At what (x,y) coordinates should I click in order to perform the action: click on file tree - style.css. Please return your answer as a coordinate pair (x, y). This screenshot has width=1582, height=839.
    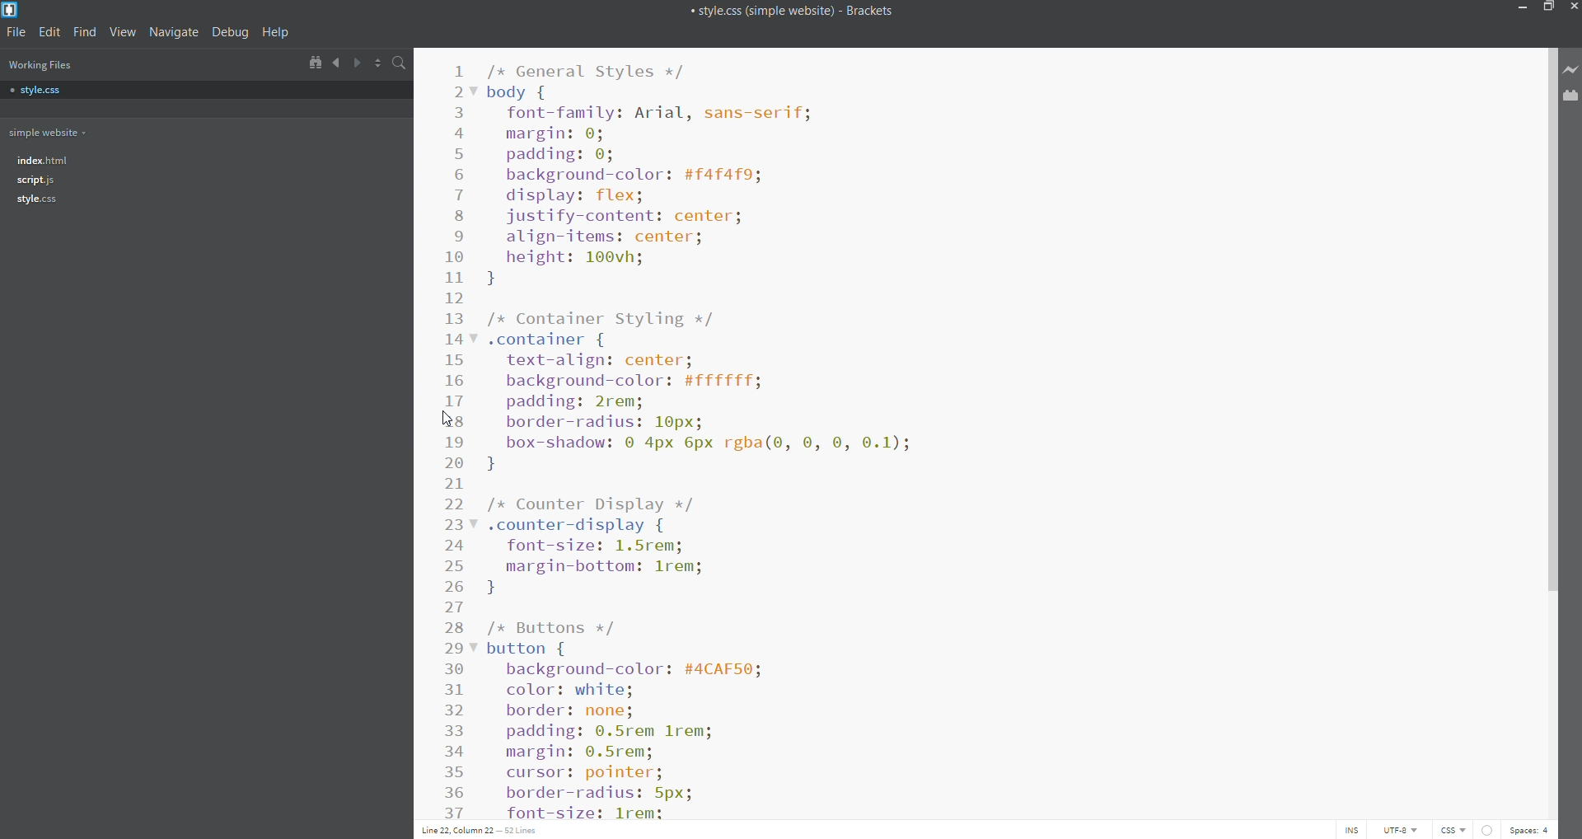
    Looking at the image, I should click on (37, 199).